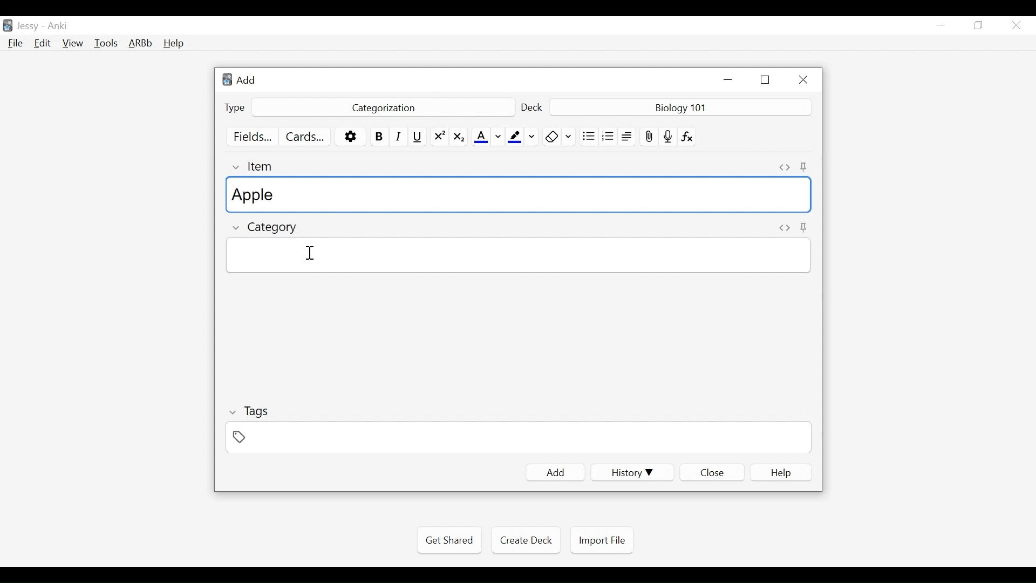 The width and height of the screenshot is (1036, 583). What do you see at coordinates (516, 437) in the screenshot?
I see `Field` at bounding box center [516, 437].